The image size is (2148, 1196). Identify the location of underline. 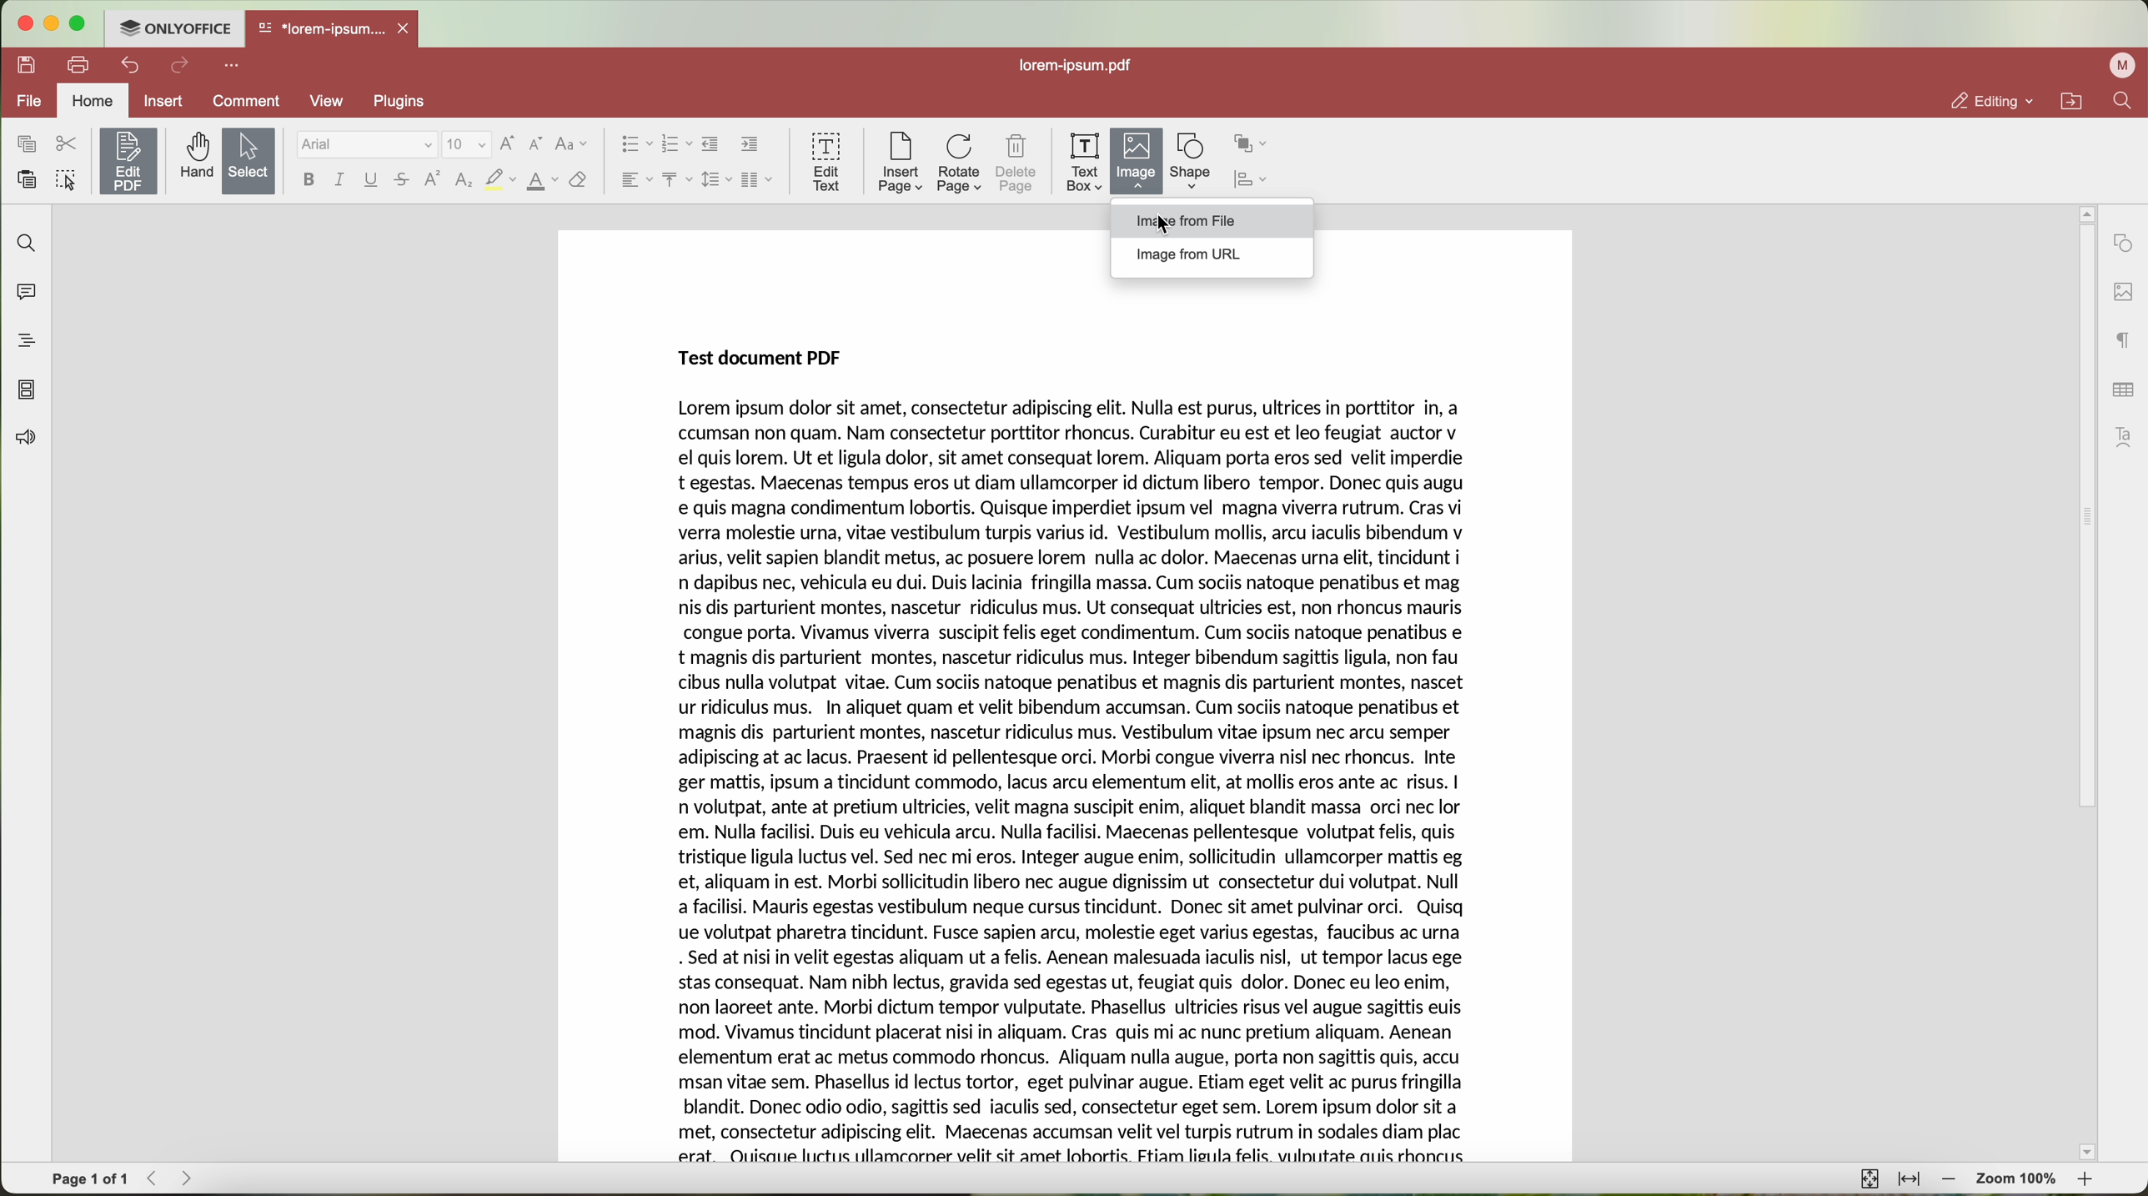
(372, 183).